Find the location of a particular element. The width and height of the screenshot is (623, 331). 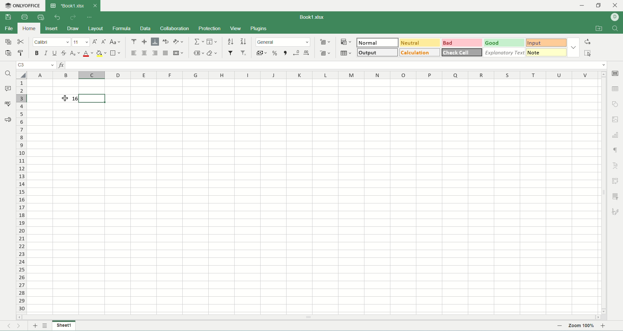

cell position is located at coordinates (35, 65).